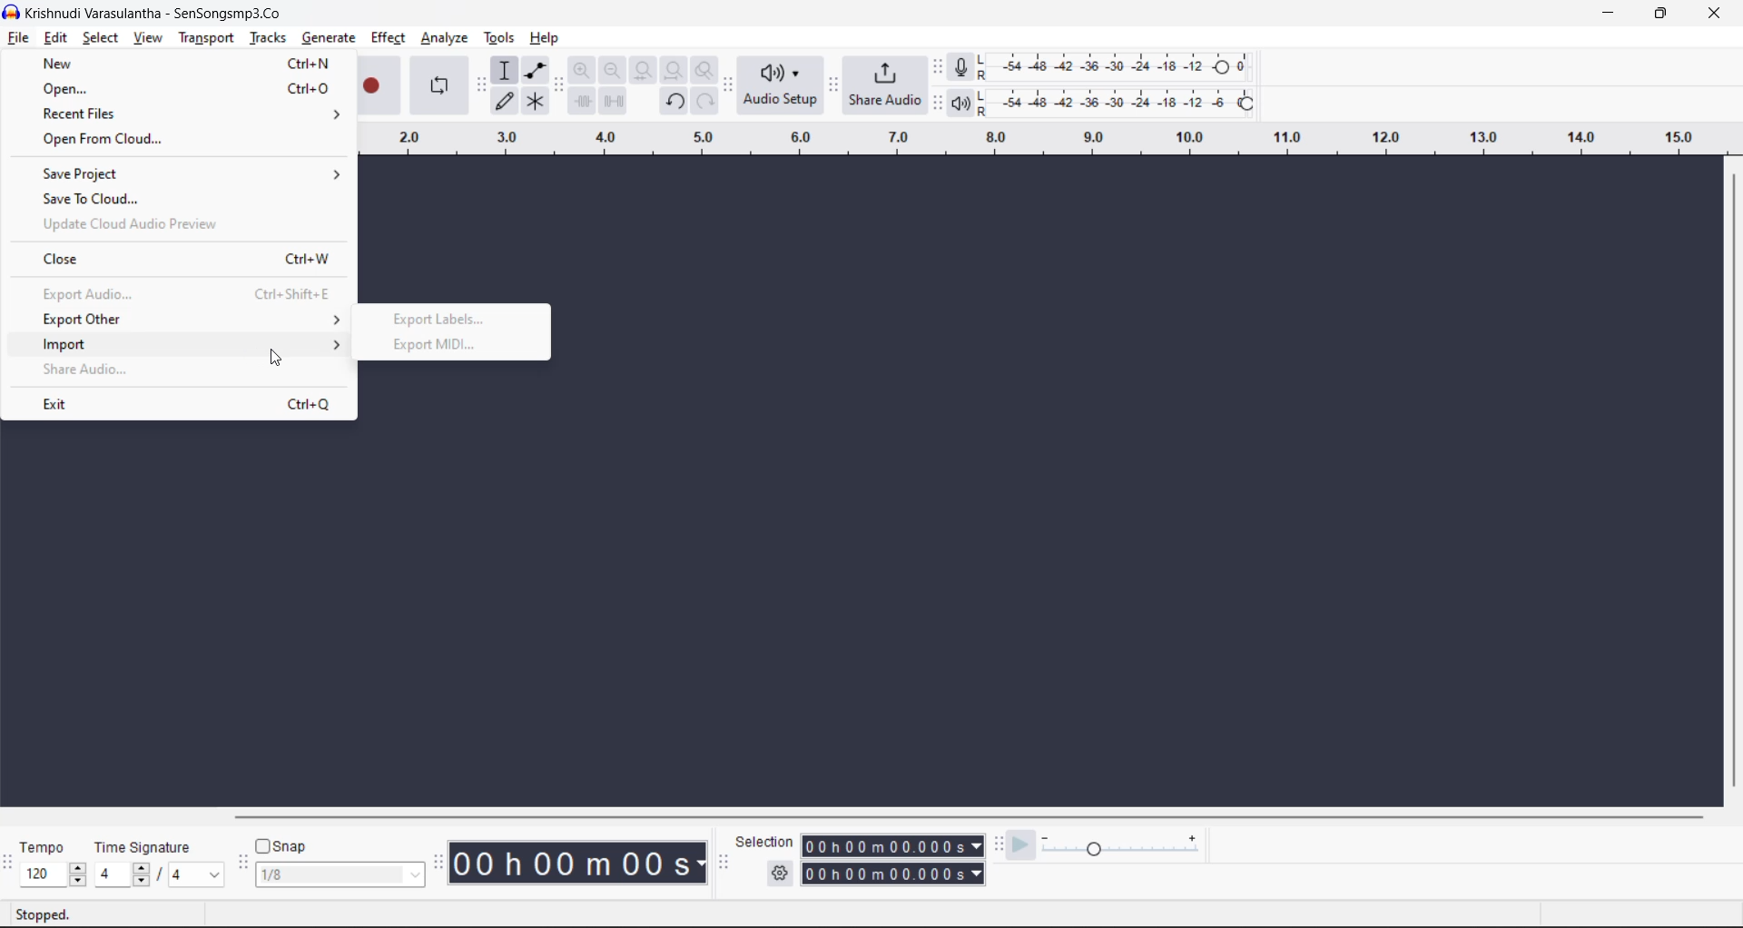  I want to click on playback speed, so click(1121, 843).